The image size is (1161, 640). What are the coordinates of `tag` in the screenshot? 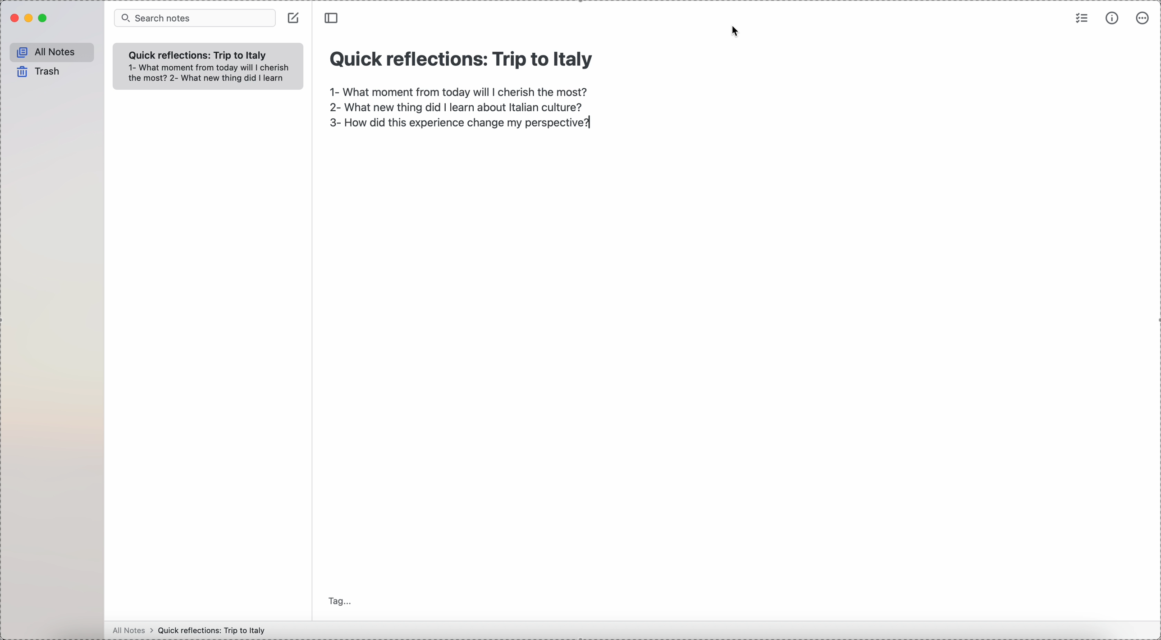 It's located at (340, 601).